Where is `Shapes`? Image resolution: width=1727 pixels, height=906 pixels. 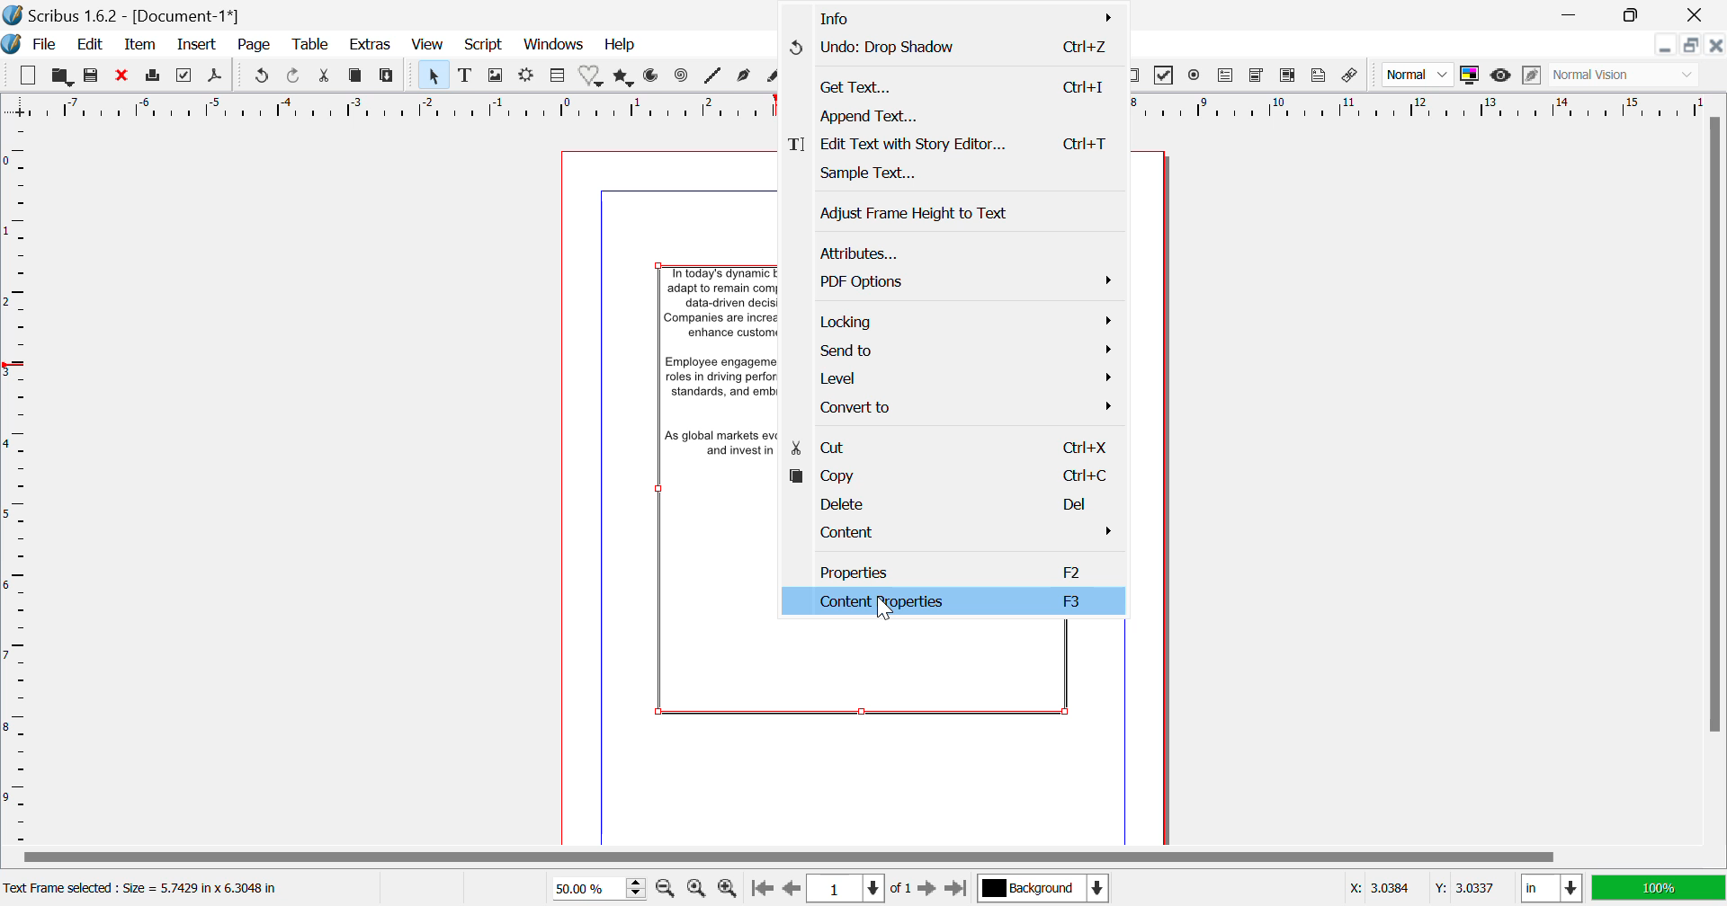 Shapes is located at coordinates (592, 75).